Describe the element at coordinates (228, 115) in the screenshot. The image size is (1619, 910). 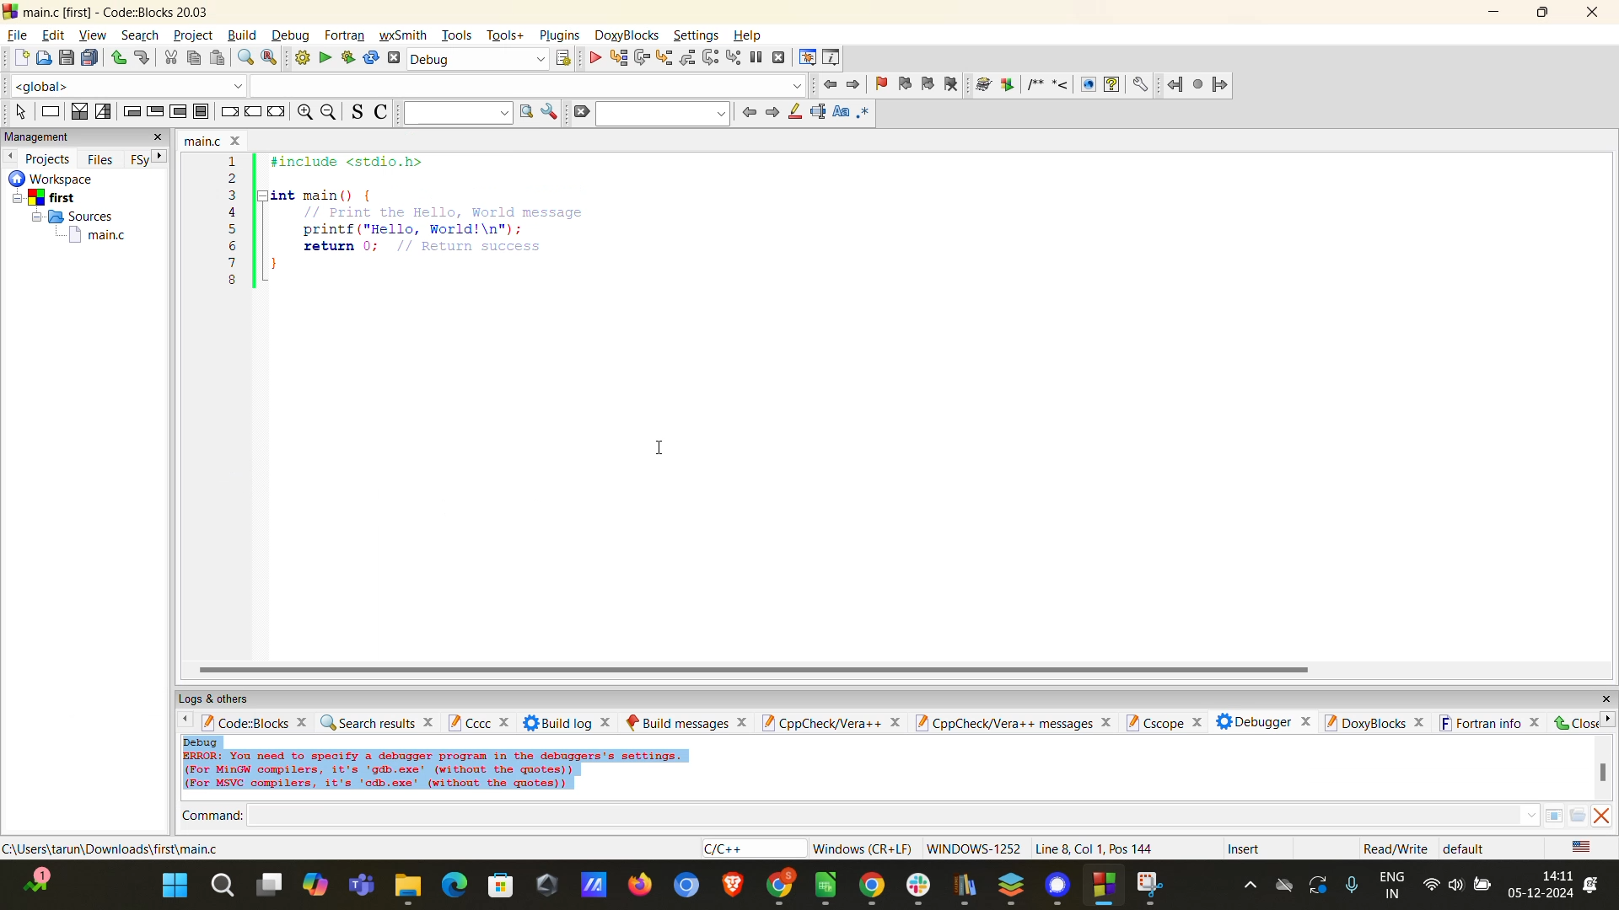
I see `break instruction` at that location.